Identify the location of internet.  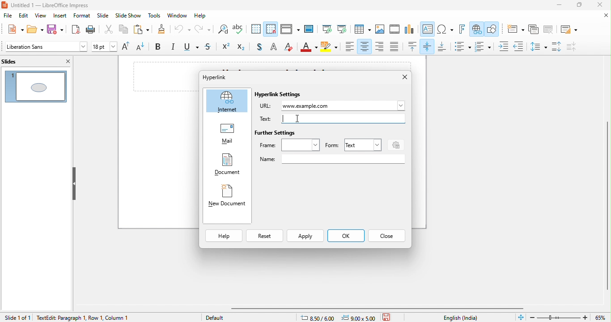
(227, 101).